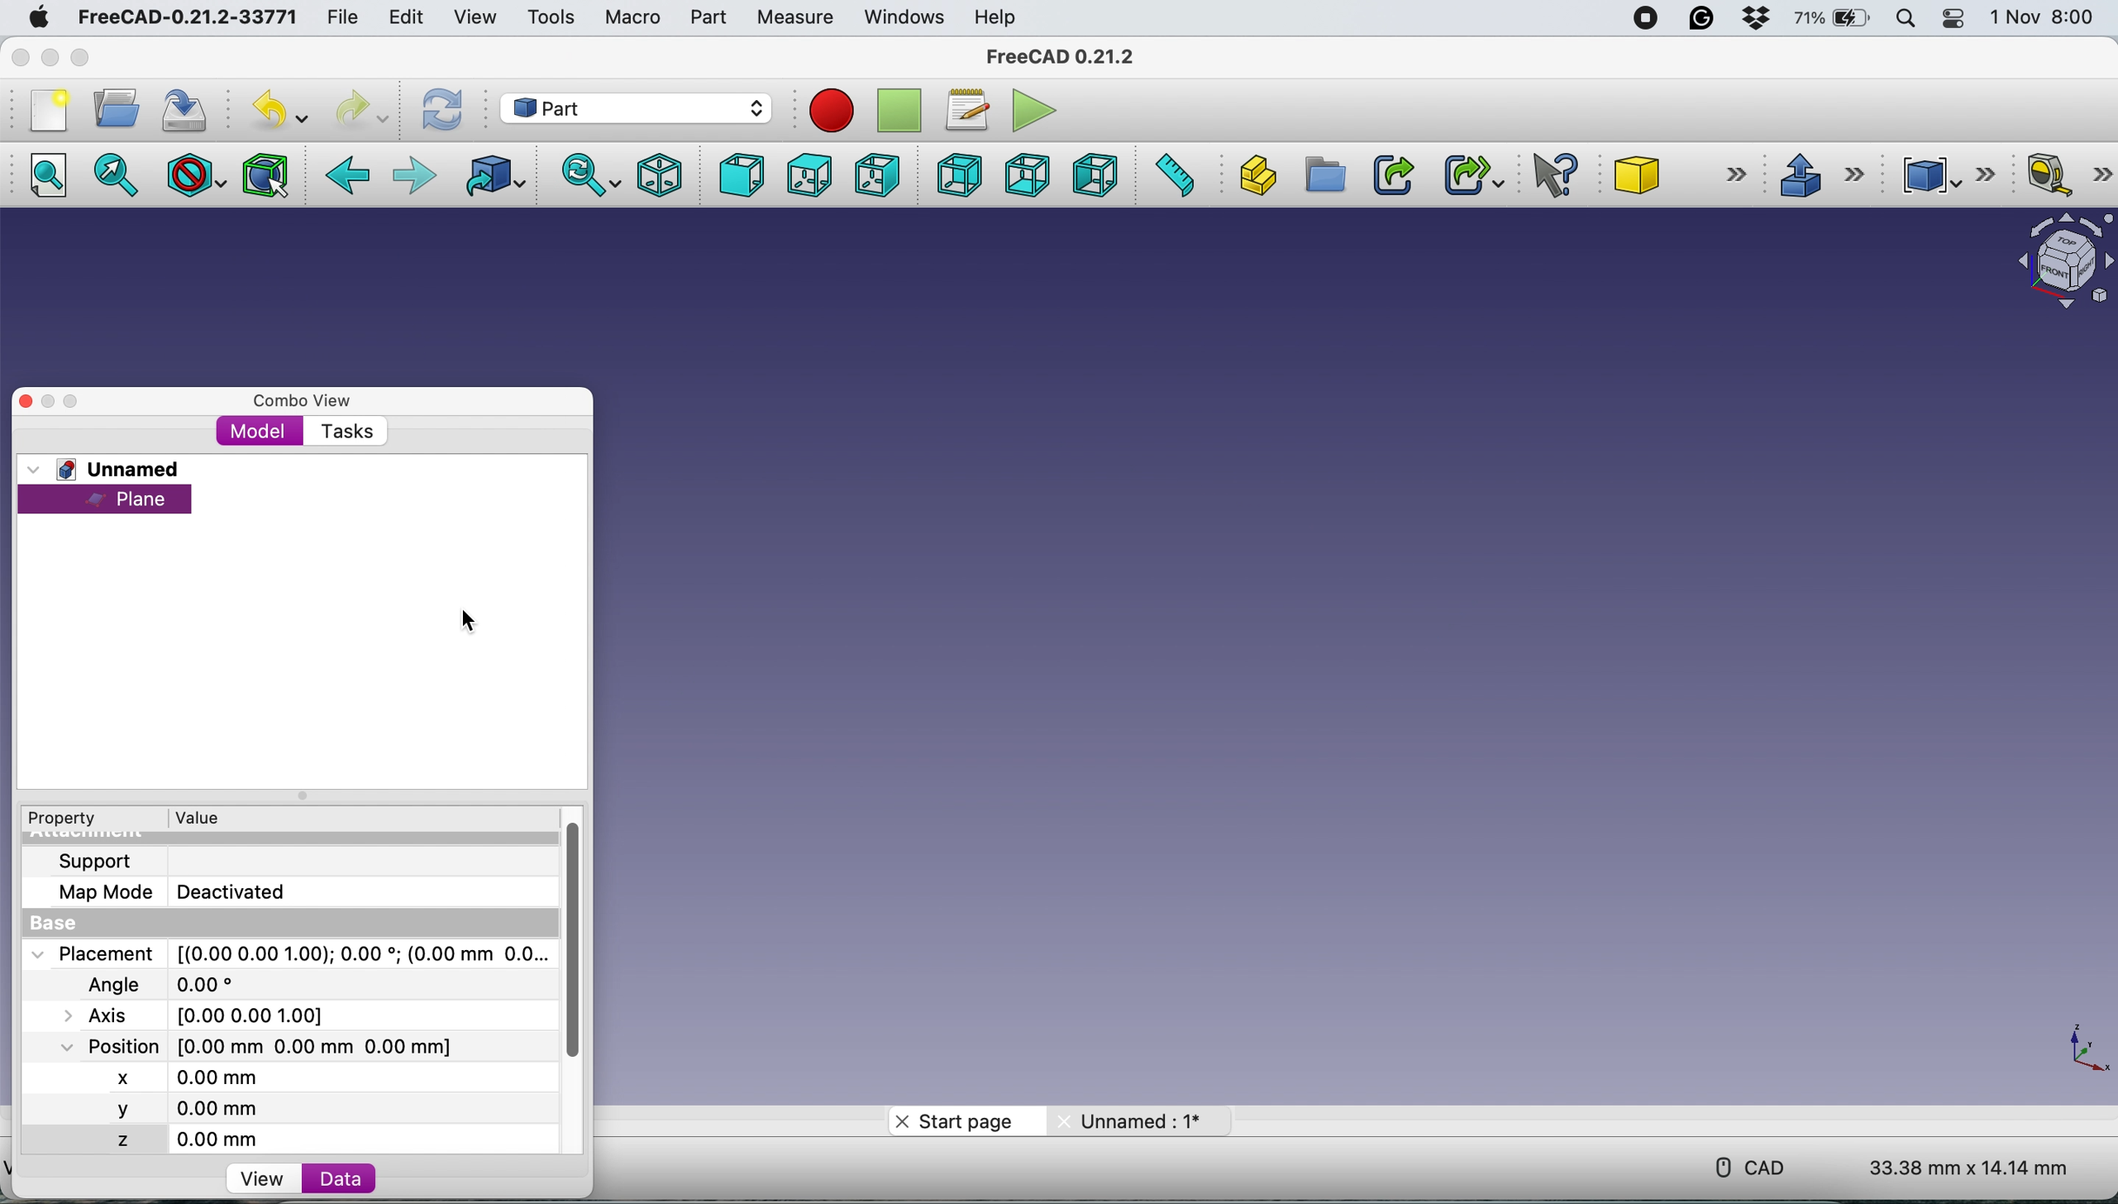 The width and height of the screenshot is (2118, 1204). What do you see at coordinates (265, 175) in the screenshot?
I see `bounding box` at bounding box center [265, 175].